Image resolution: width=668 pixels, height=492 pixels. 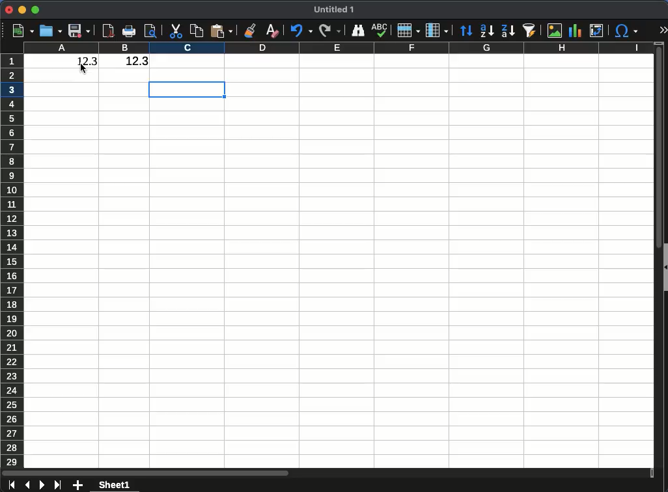 What do you see at coordinates (338, 47) in the screenshot?
I see `column ` at bounding box center [338, 47].